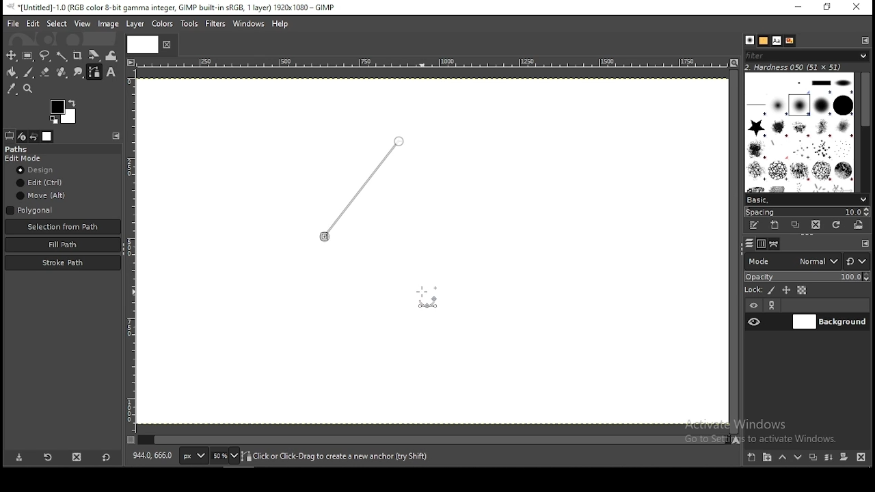 This screenshot has height=492, width=875. I want to click on colors, so click(60, 111).